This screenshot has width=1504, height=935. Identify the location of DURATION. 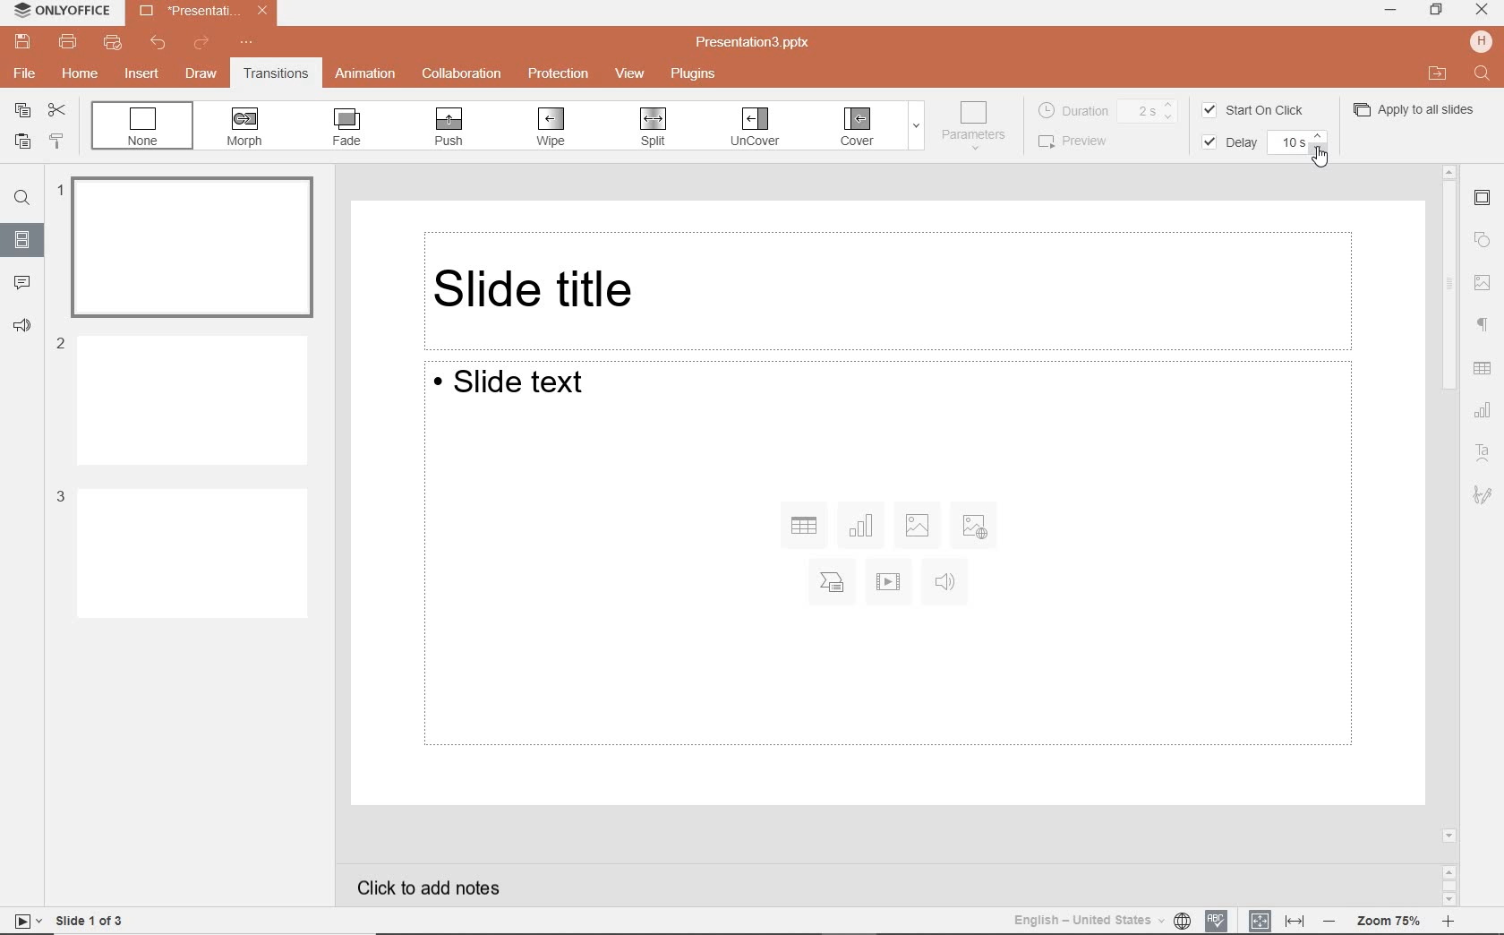
(1109, 109).